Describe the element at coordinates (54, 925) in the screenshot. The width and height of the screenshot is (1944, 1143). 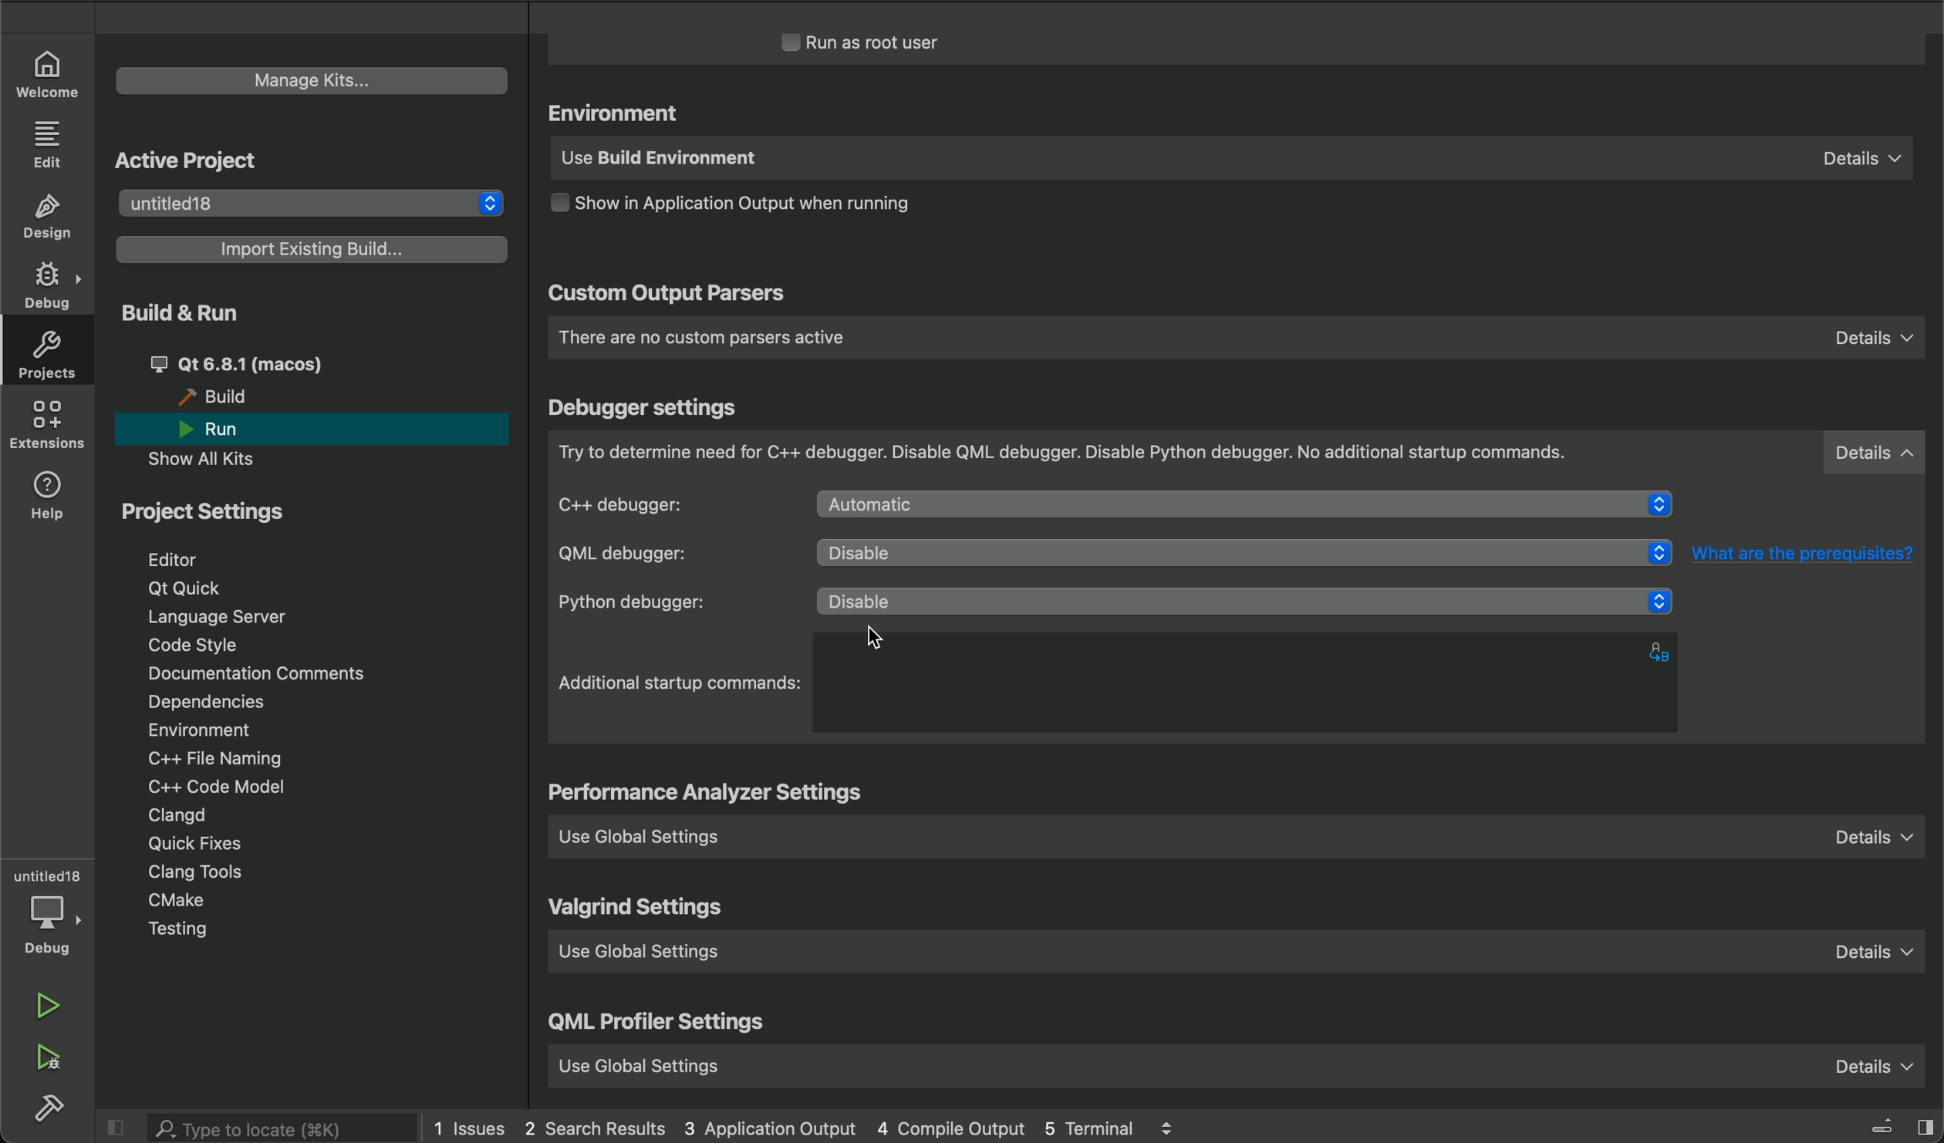
I see `debug` at that location.